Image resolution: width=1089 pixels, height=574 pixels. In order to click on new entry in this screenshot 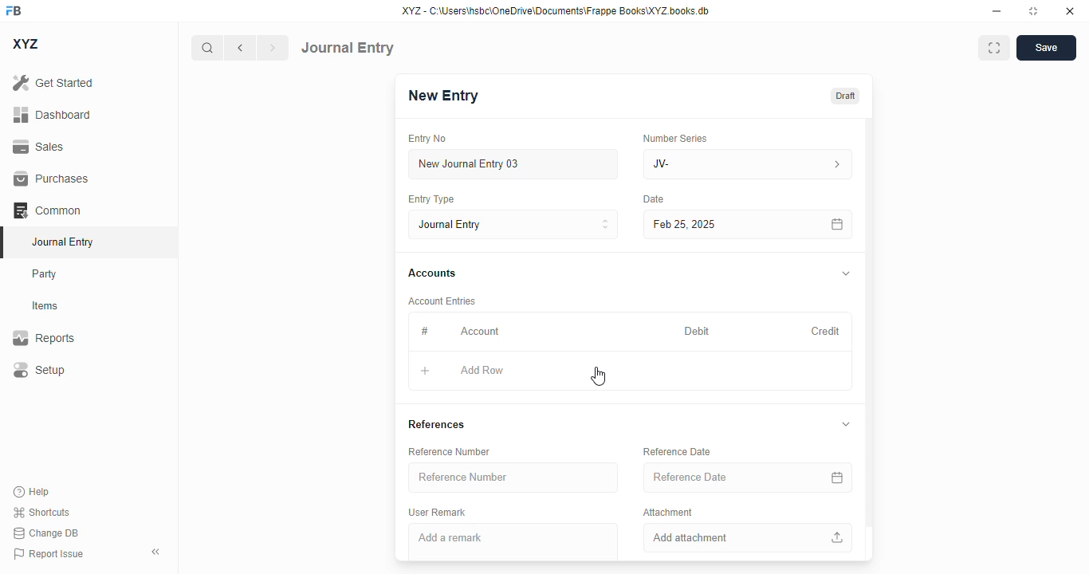, I will do `click(442, 96)`.